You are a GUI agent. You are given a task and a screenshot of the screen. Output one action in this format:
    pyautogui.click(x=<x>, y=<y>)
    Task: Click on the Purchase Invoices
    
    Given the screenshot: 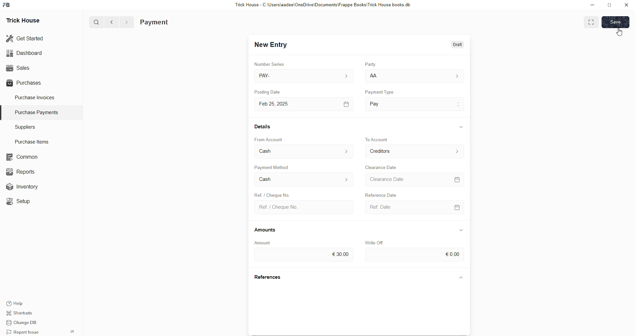 What is the action you would take?
    pyautogui.click(x=36, y=97)
    